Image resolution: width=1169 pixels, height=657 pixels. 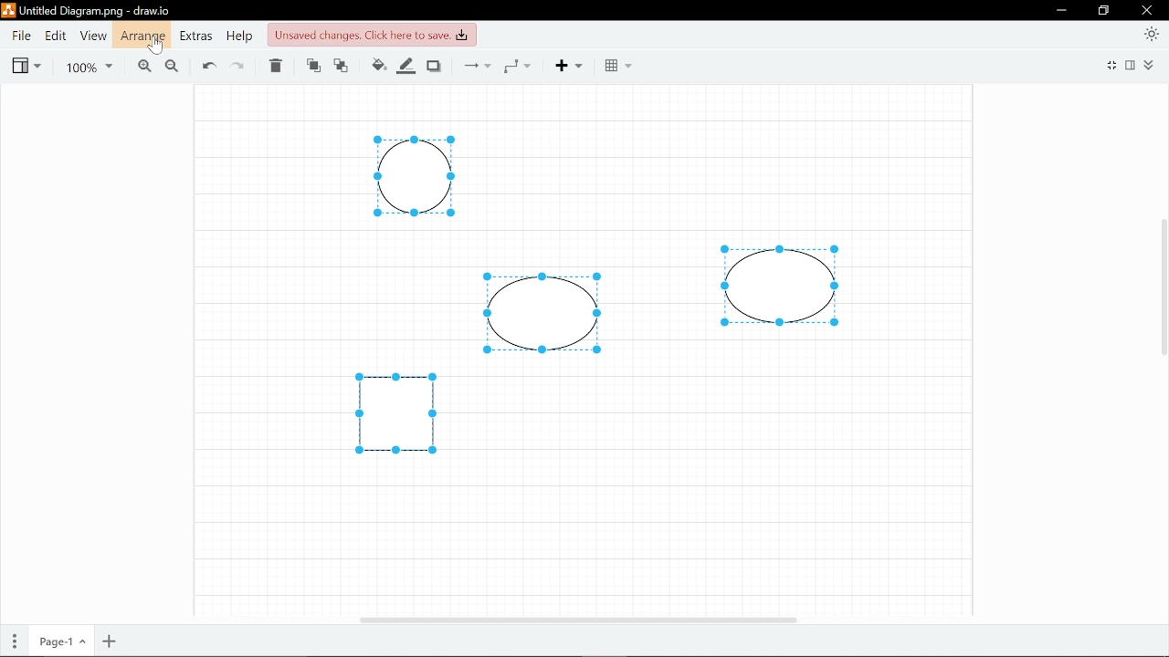 I want to click on Shadow, so click(x=437, y=65).